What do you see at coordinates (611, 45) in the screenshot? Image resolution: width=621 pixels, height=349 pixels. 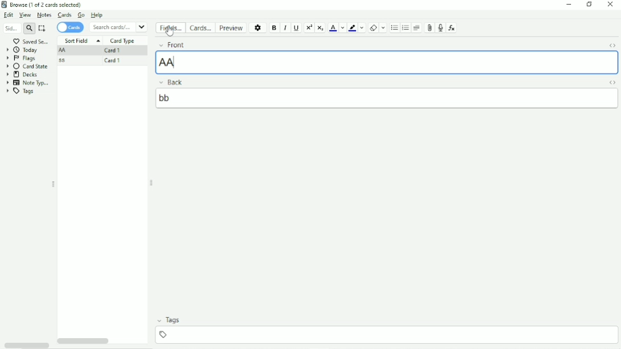 I see `Toggle HTML Editor` at bounding box center [611, 45].